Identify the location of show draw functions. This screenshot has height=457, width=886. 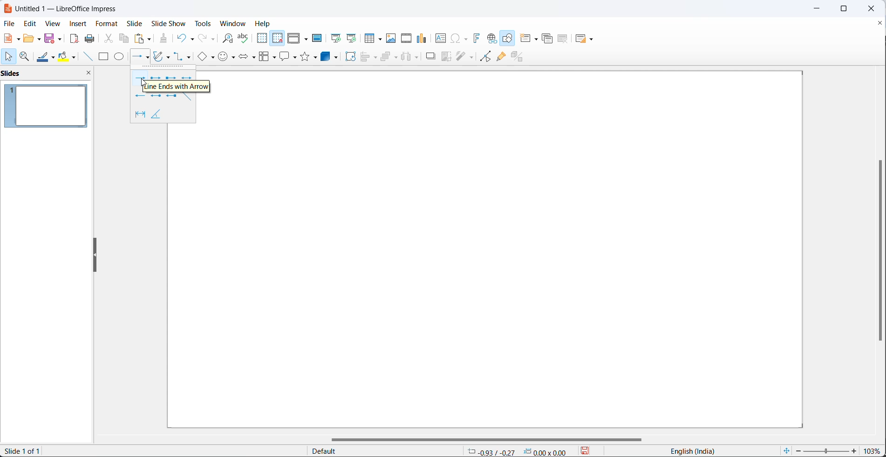
(508, 38).